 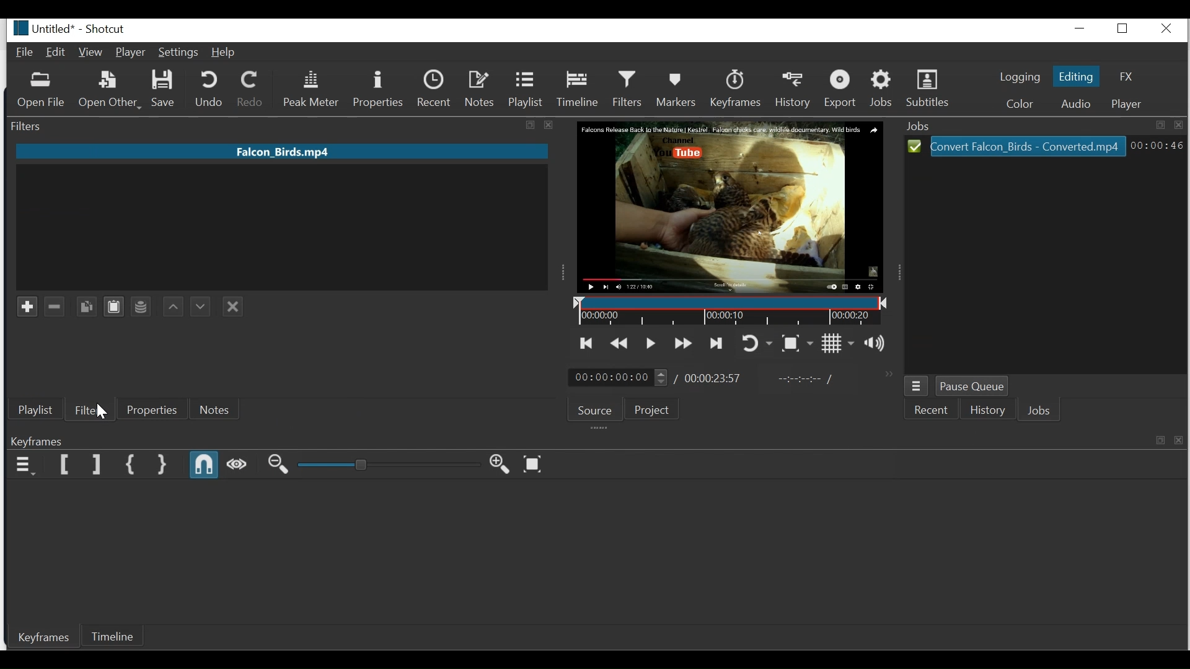 I want to click on Falcon_Birds.mp4(File Name), so click(x=282, y=152).